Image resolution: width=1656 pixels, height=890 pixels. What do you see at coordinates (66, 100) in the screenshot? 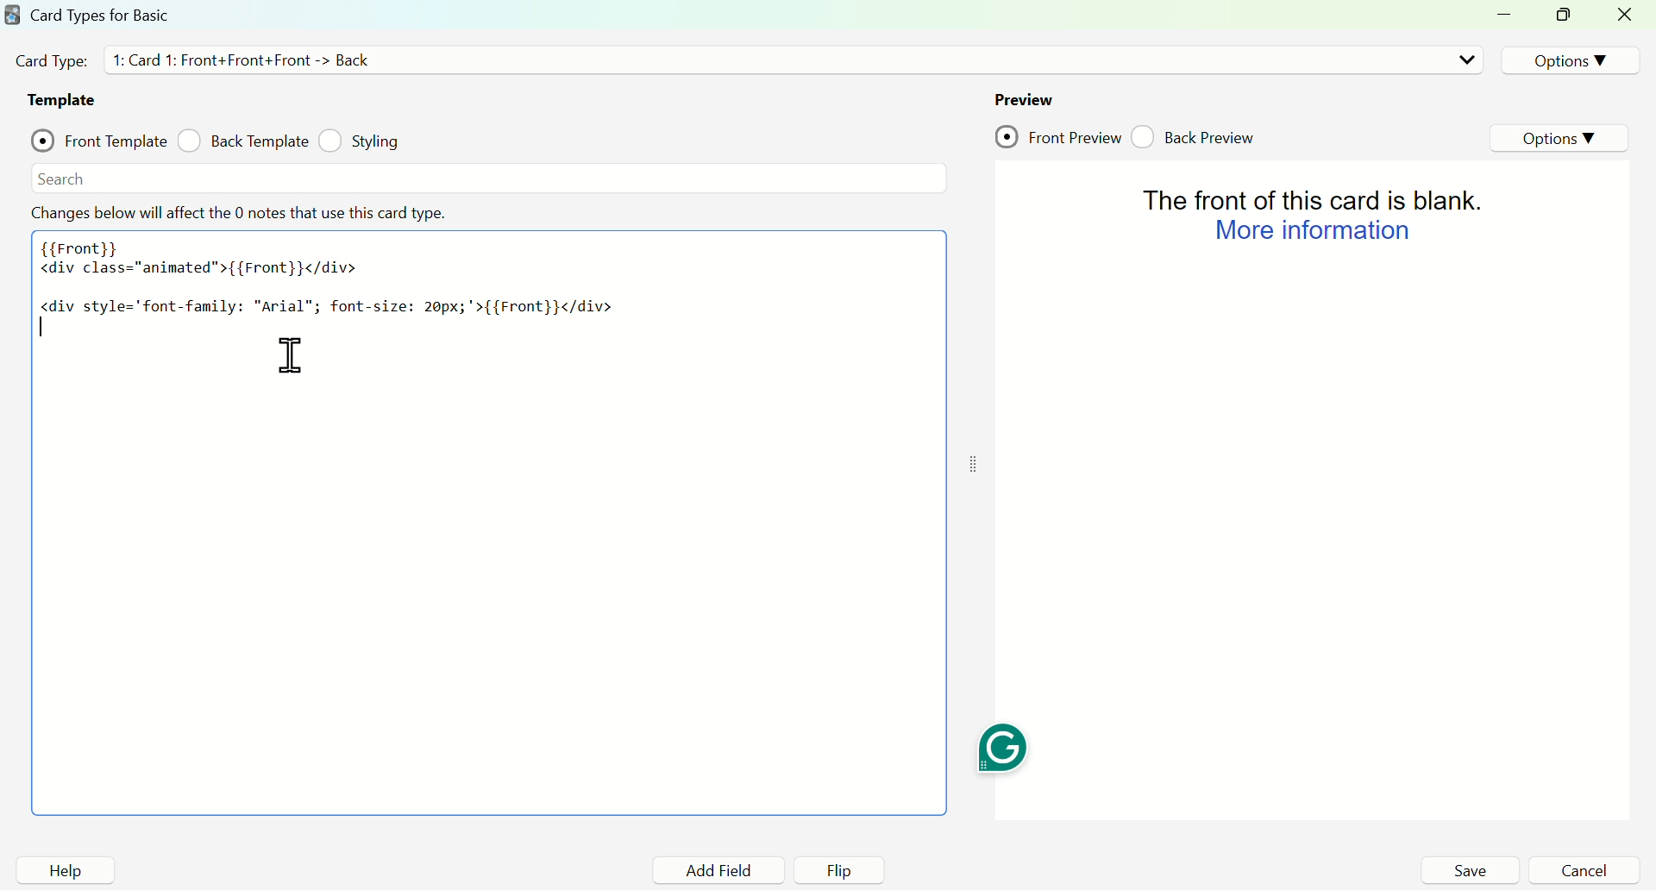
I see `Template` at bounding box center [66, 100].